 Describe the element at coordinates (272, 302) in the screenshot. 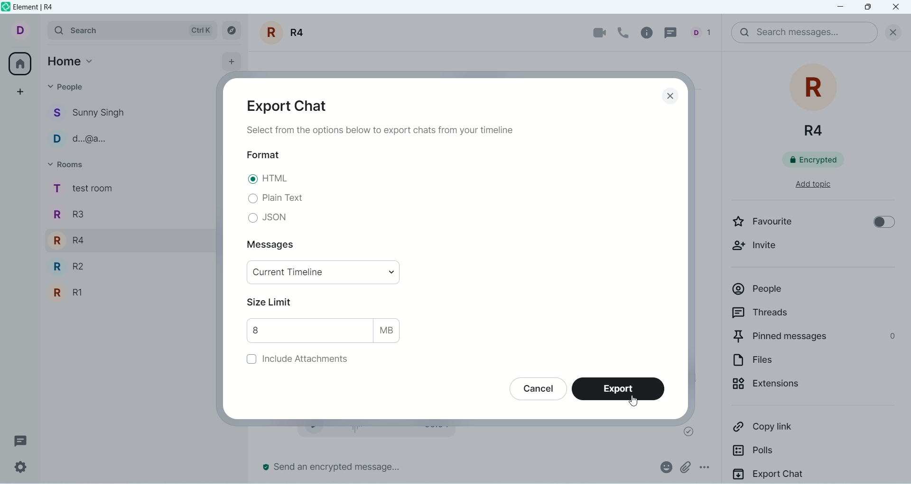

I see `size limit` at that location.